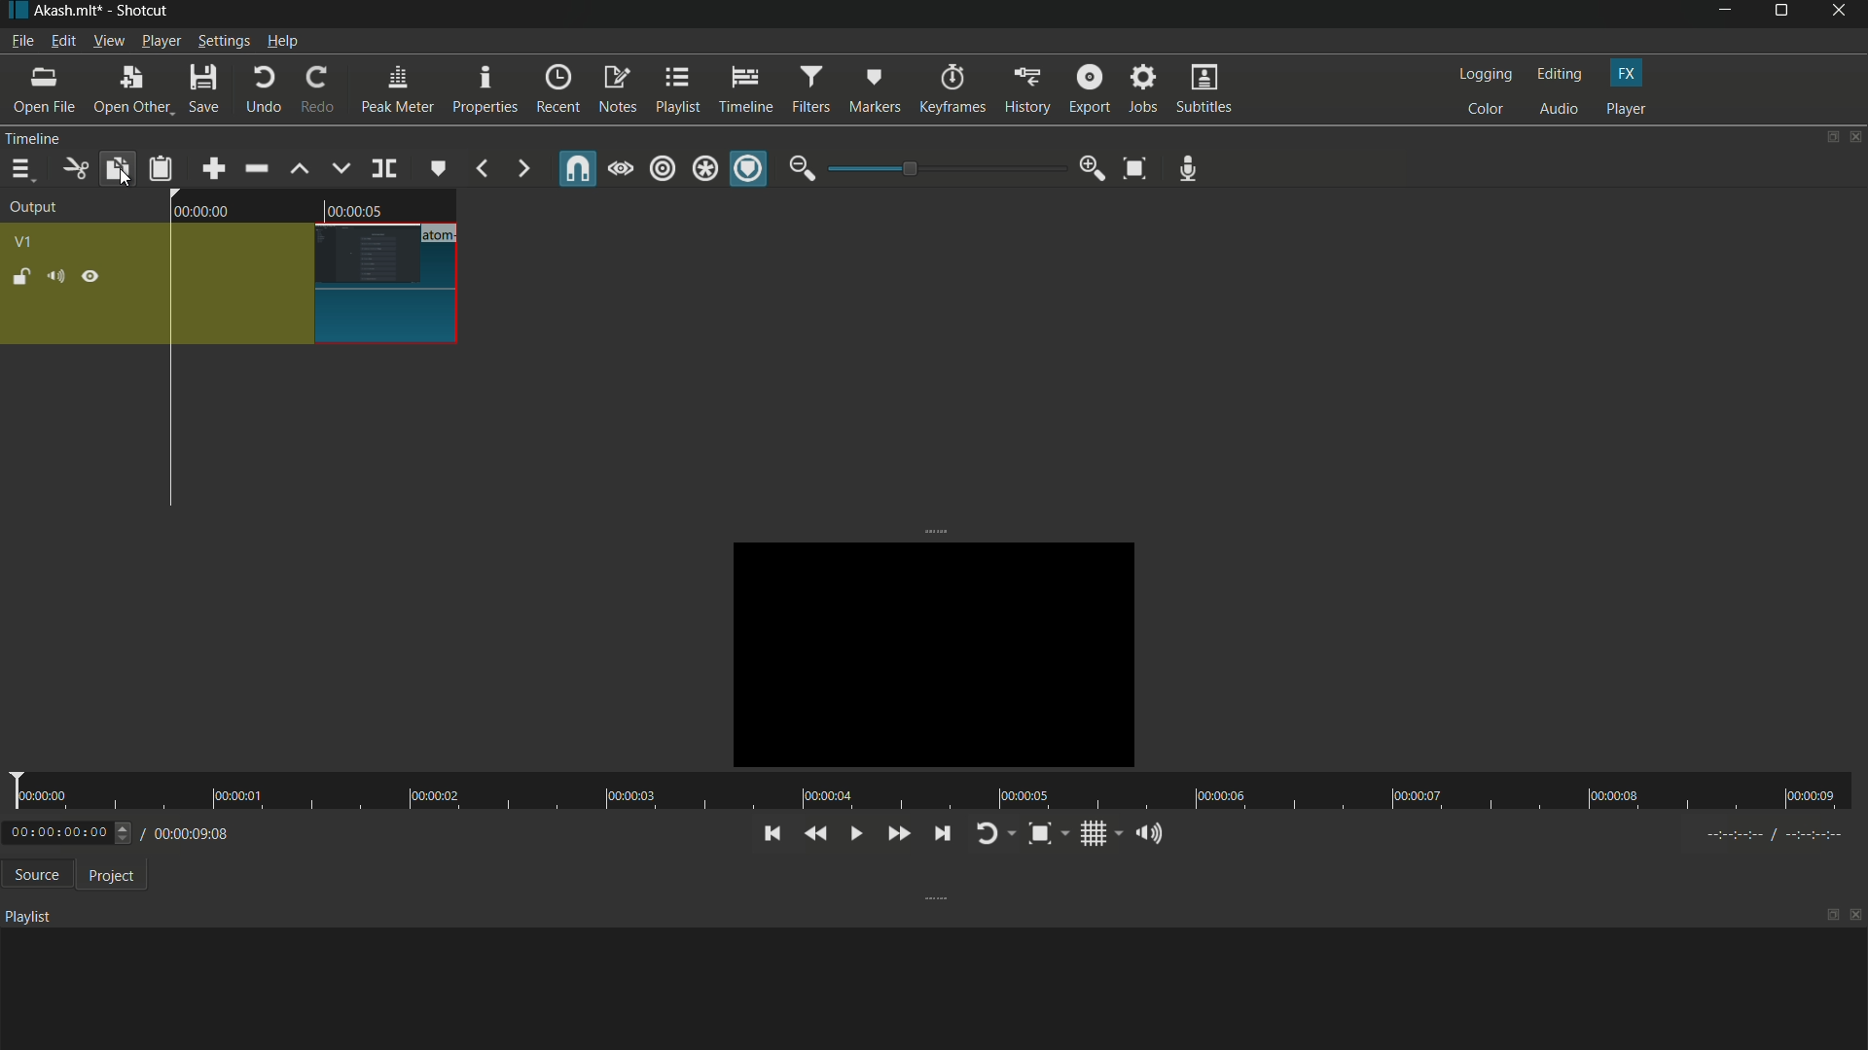  What do you see at coordinates (1087, 89) in the screenshot?
I see `export` at bounding box center [1087, 89].